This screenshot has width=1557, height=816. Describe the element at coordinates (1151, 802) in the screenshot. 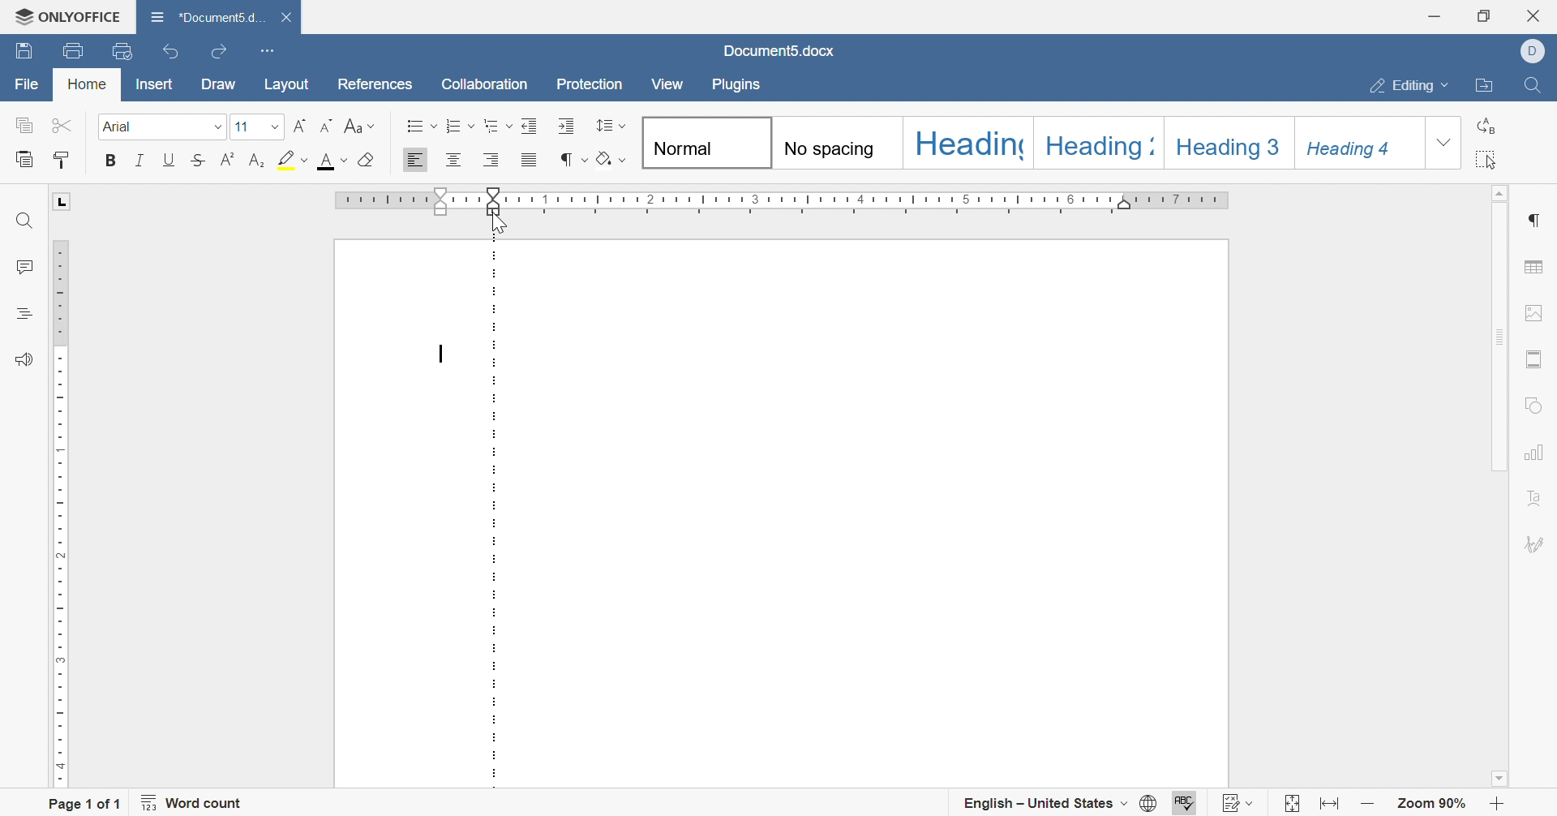

I see `set document language` at that location.